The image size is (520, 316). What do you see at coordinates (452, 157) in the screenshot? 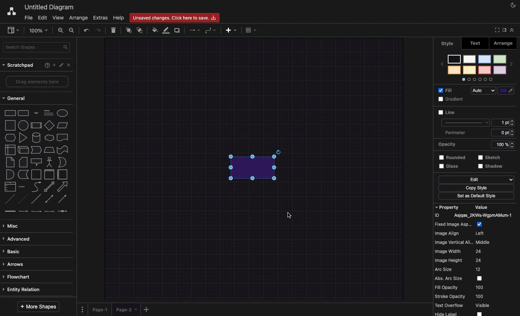
I see `Rounded` at bounding box center [452, 157].